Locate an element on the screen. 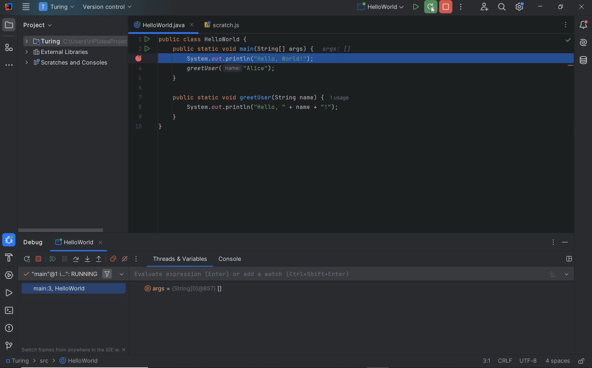 This screenshot has height=368, width=592. resume program is located at coordinates (53, 259).